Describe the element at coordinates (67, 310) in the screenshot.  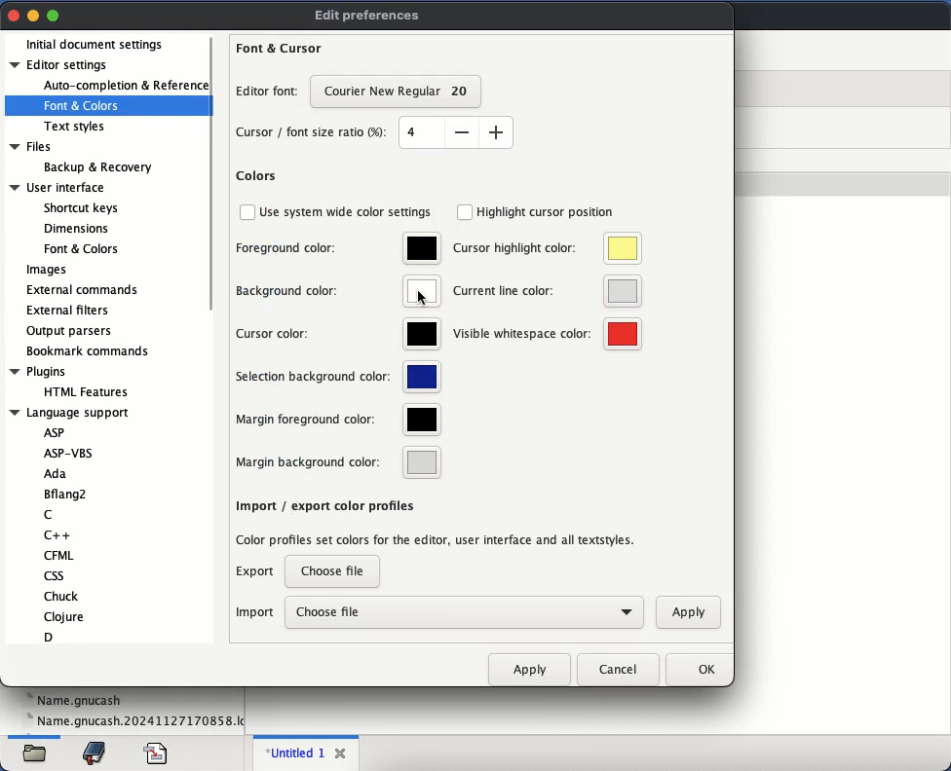
I see `external filters` at that location.